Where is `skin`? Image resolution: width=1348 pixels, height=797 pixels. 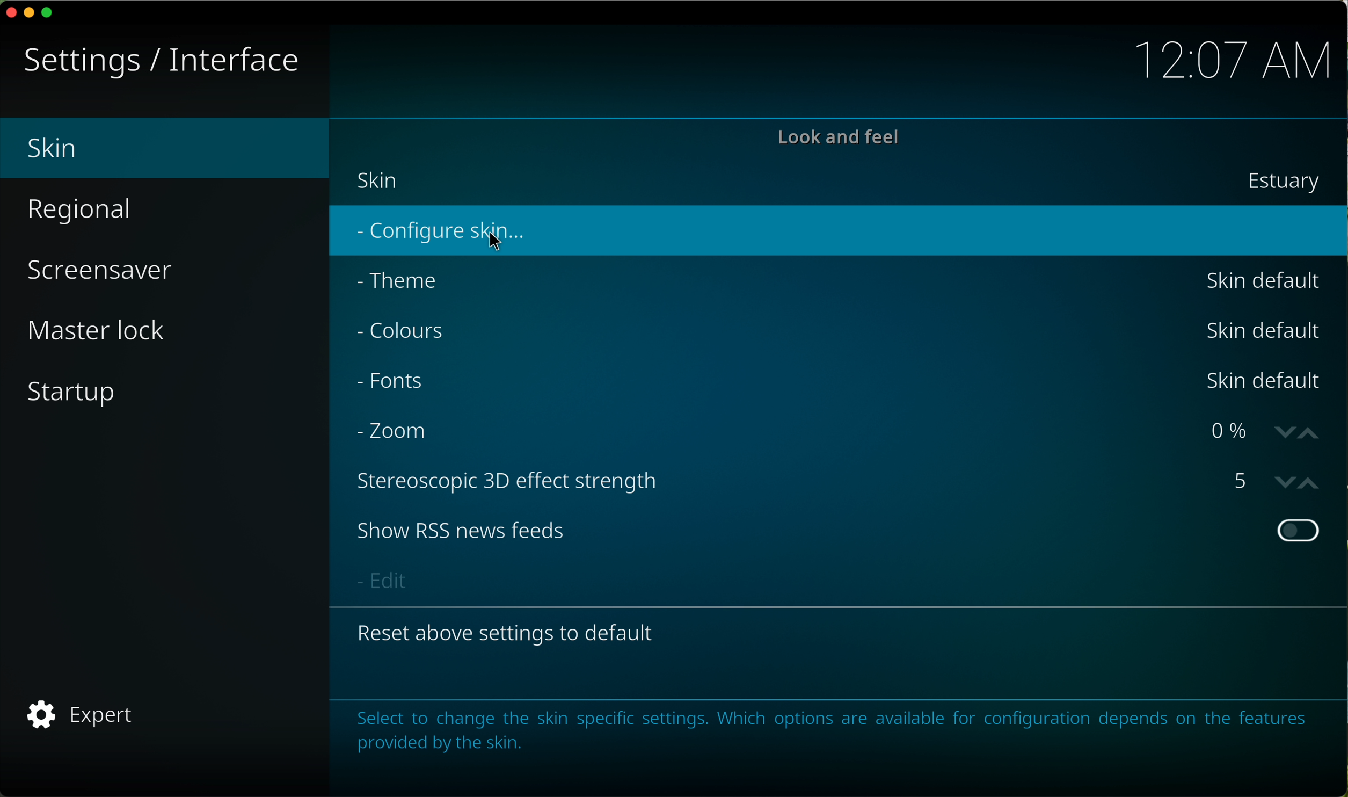 skin is located at coordinates (167, 148).